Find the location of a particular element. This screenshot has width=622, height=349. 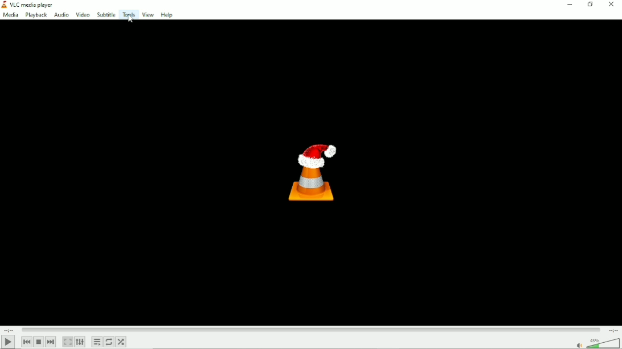

help is located at coordinates (166, 15).